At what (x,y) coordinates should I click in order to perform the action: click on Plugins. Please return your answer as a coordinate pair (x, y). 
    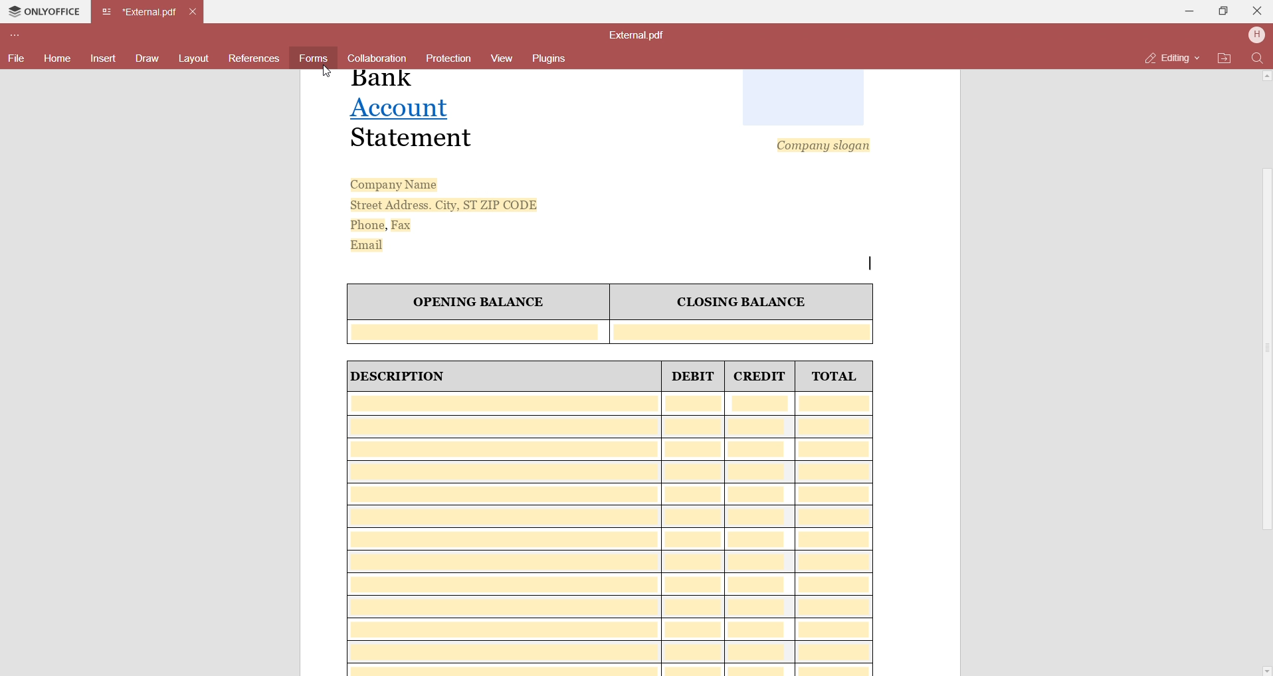
    Looking at the image, I should click on (554, 58).